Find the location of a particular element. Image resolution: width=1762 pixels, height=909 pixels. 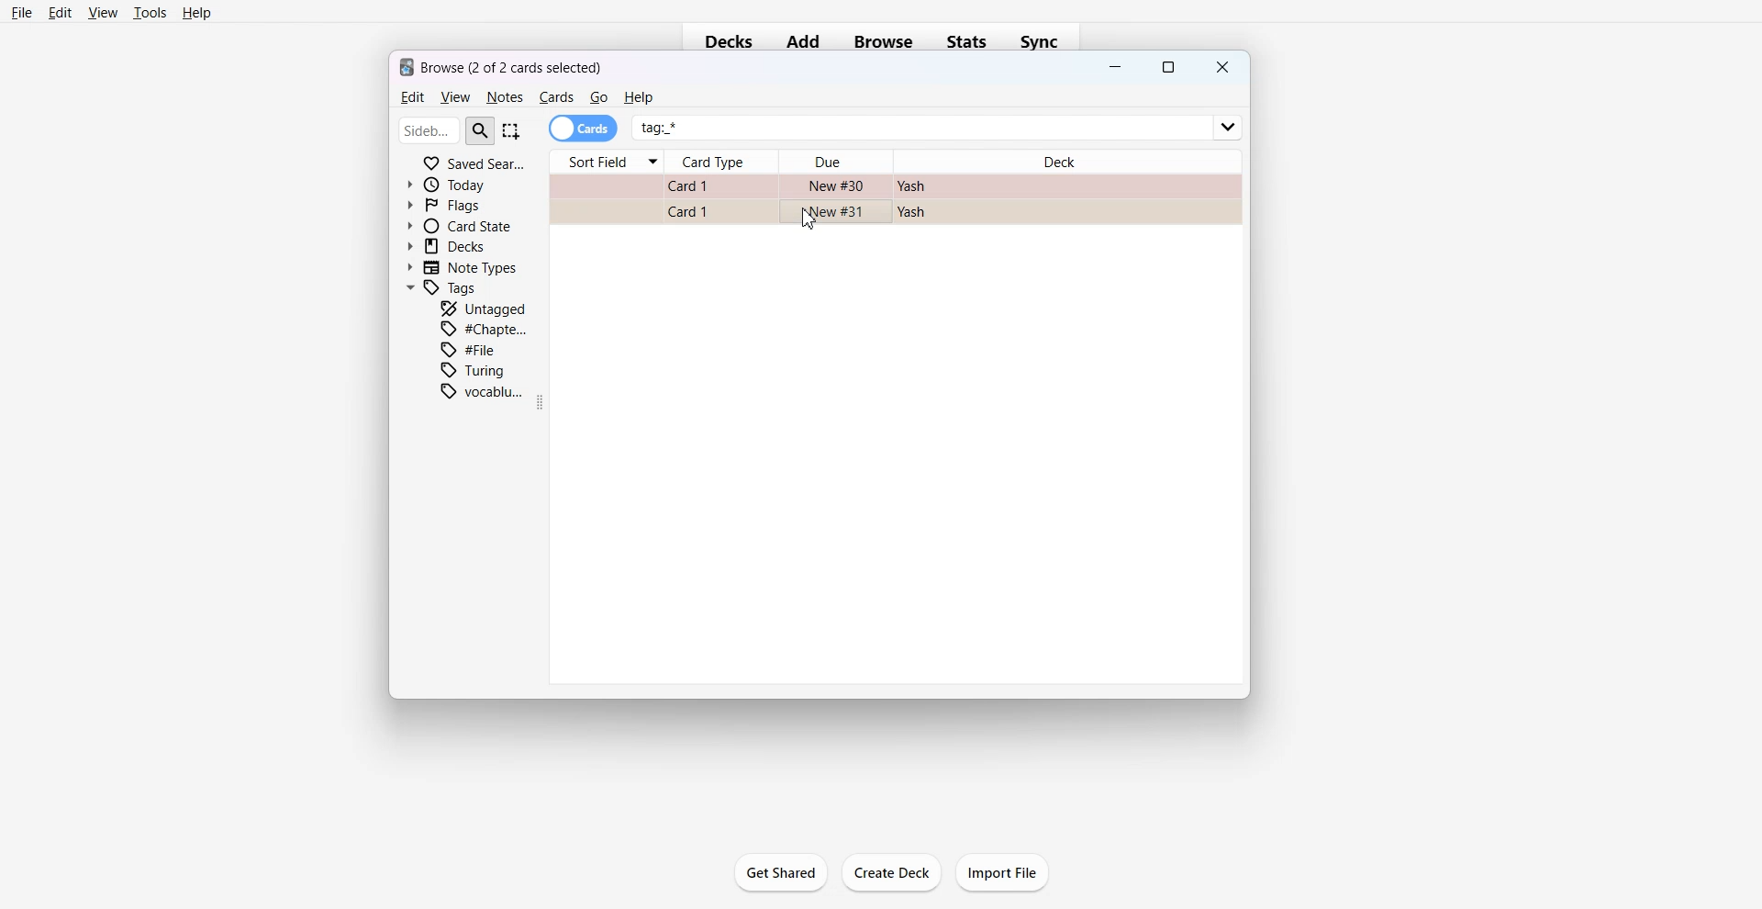

Search Bar is located at coordinates (447, 129).